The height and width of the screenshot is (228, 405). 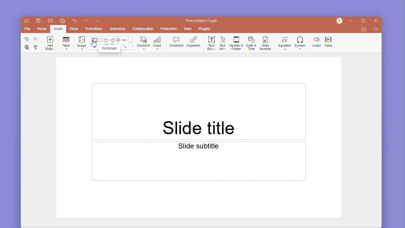 What do you see at coordinates (315, 41) in the screenshot?
I see `audio` at bounding box center [315, 41].